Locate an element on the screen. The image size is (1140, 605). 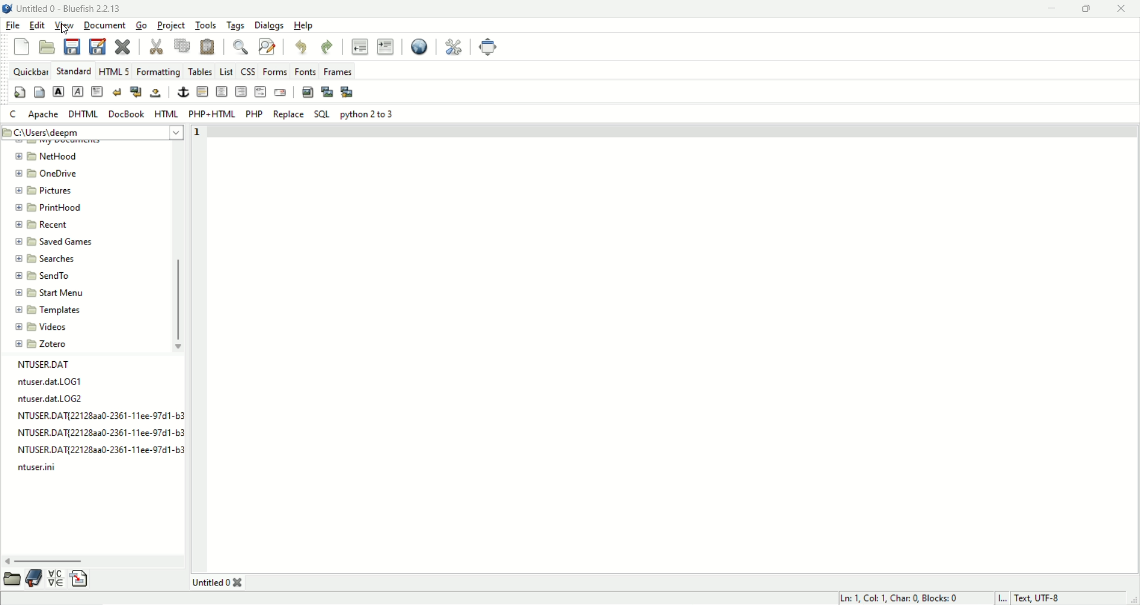
tools is located at coordinates (205, 25).